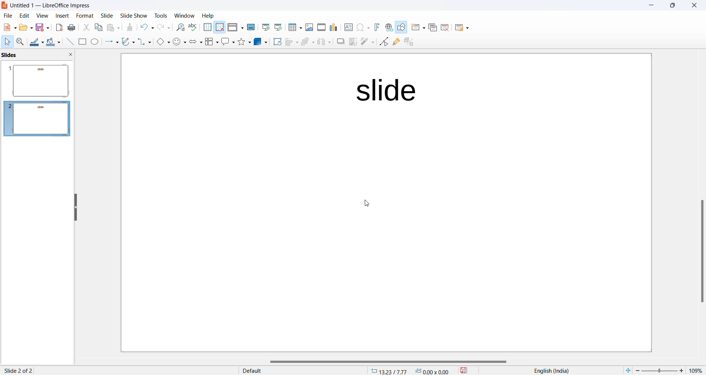  I want to click on Insert text, so click(346, 27).